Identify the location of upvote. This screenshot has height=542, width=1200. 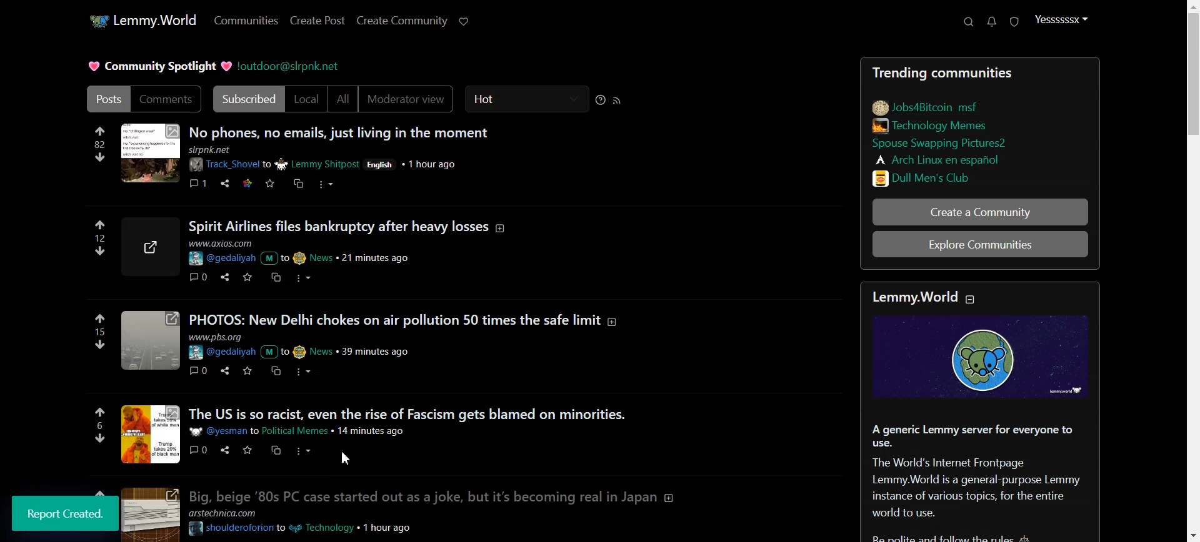
(100, 225).